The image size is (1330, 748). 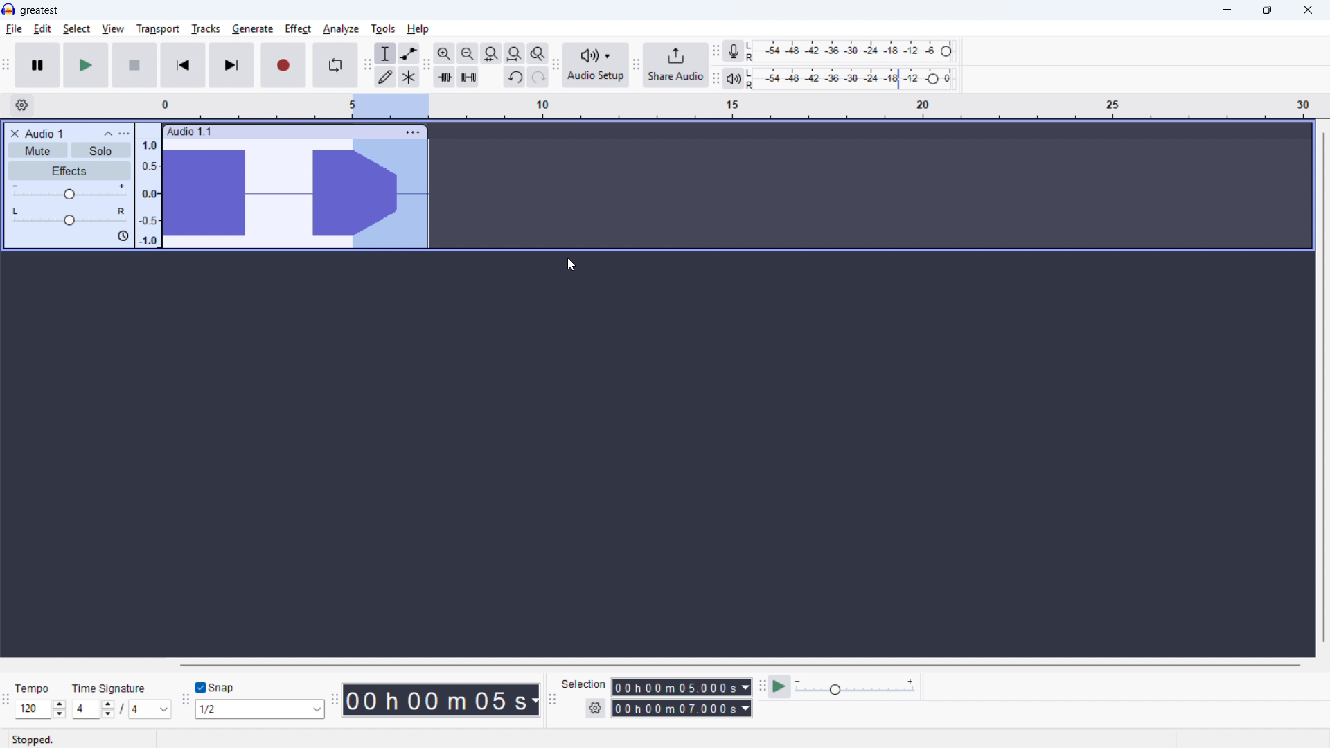 I want to click on Toggle zoom , so click(x=538, y=53).